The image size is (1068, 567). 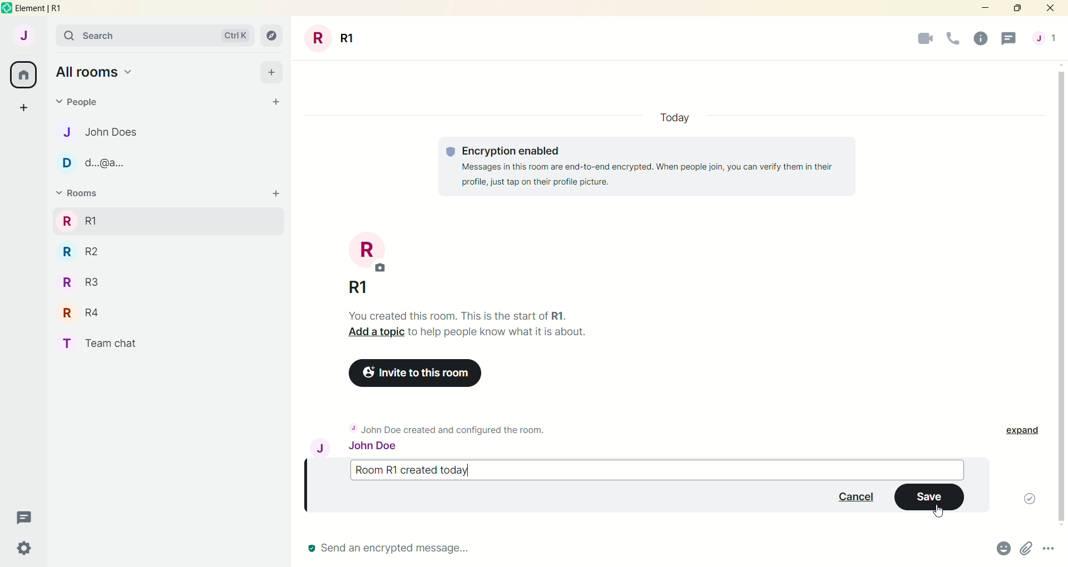 What do you see at coordinates (373, 334) in the screenshot?
I see `Add a topic` at bounding box center [373, 334].